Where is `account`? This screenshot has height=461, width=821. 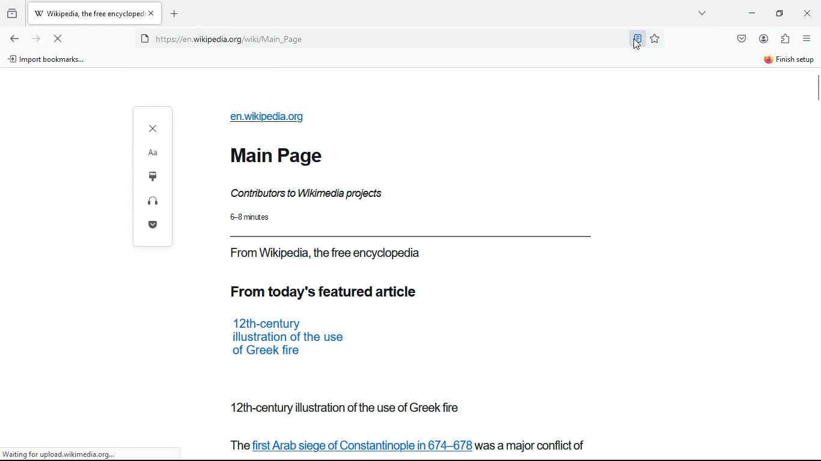 account is located at coordinates (763, 37).